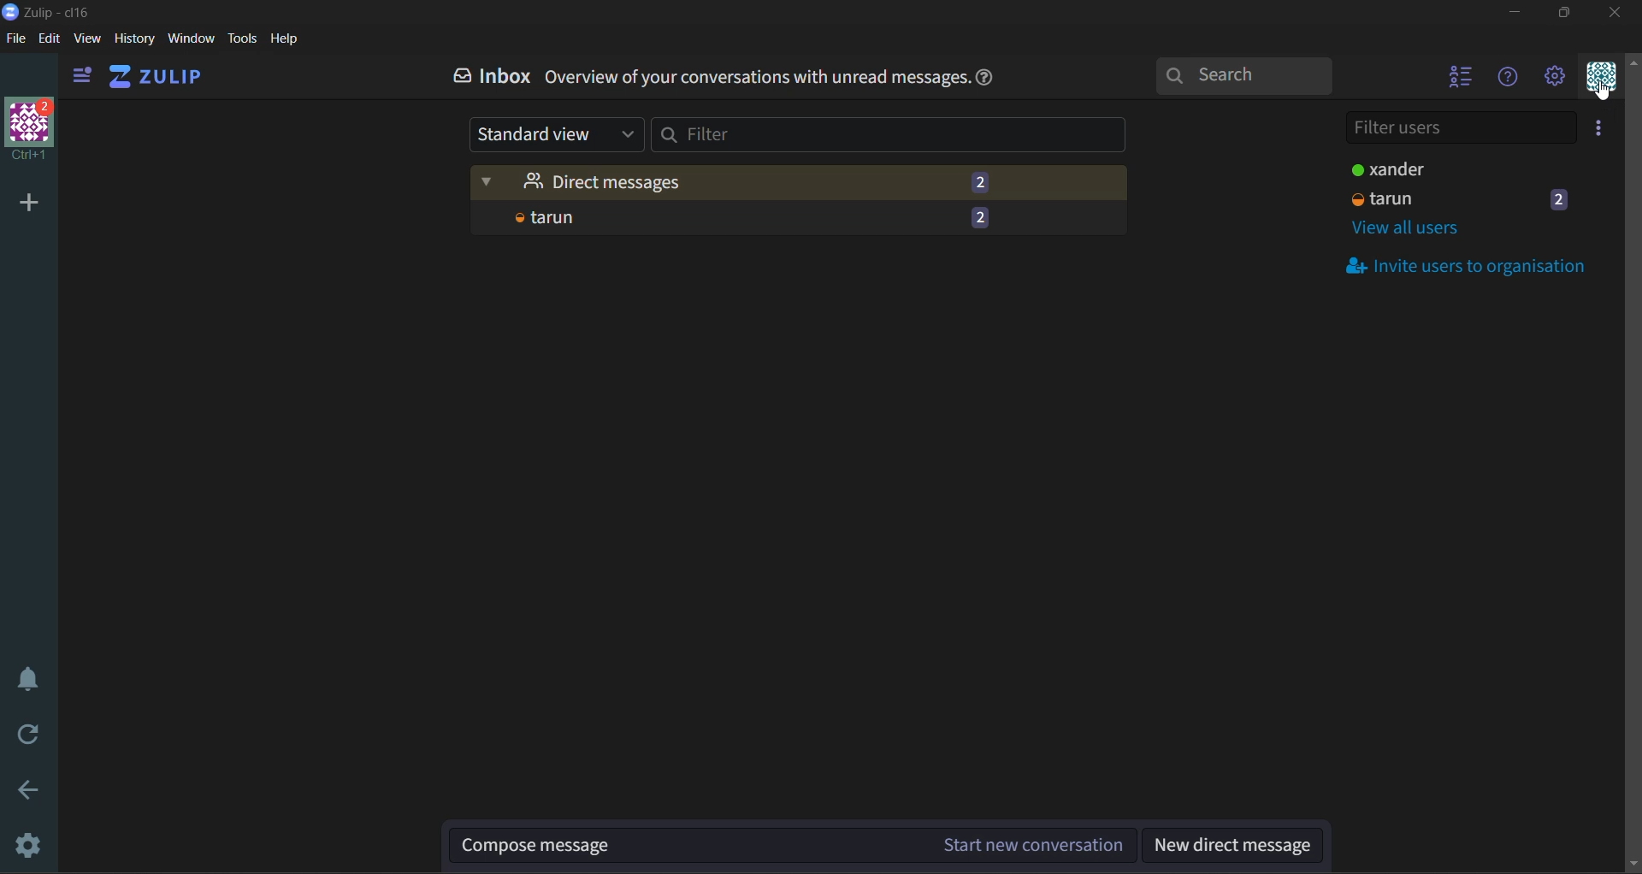  What do you see at coordinates (1234, 843) in the screenshot?
I see `new direct message` at bounding box center [1234, 843].